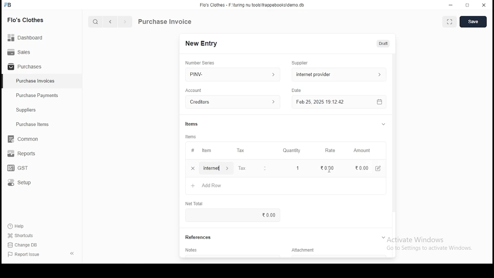 The image size is (494, 278). What do you see at coordinates (192, 250) in the screenshot?
I see `notes` at bounding box center [192, 250].